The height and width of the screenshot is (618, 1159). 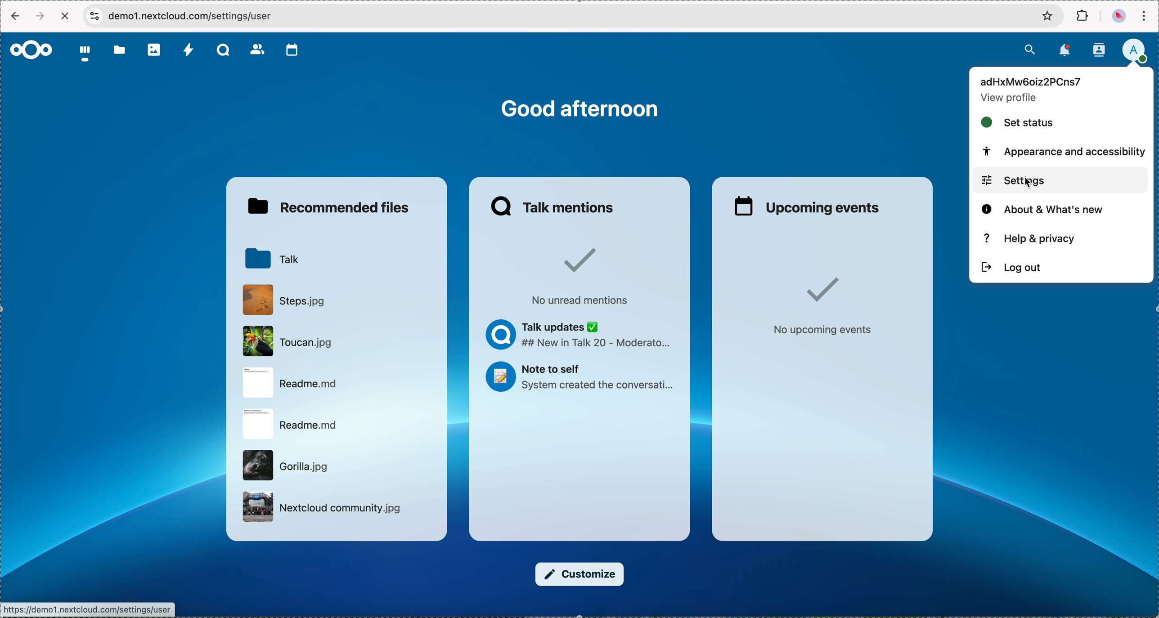 I want to click on notifications, so click(x=1066, y=50).